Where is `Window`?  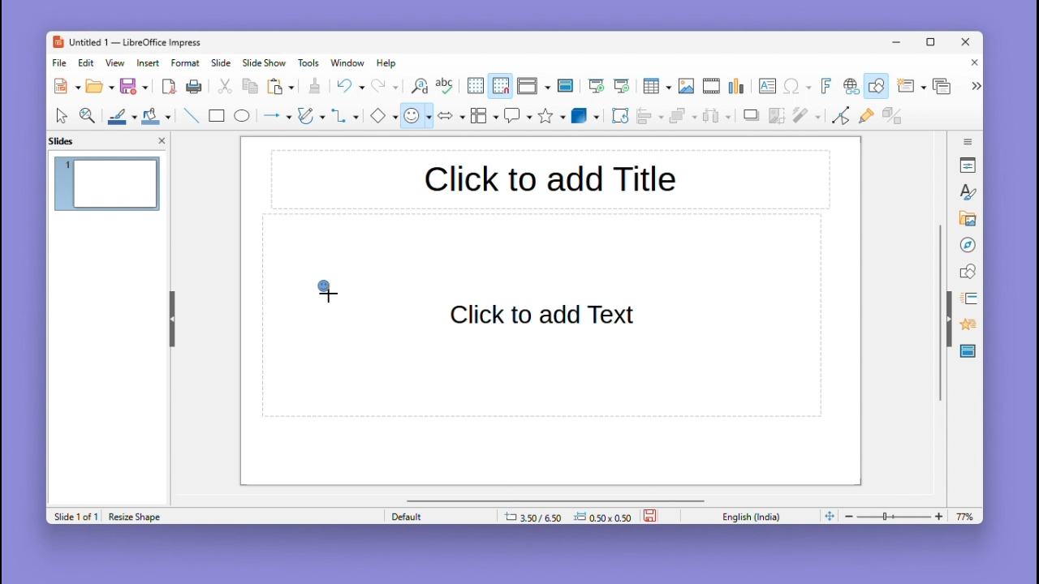
Window is located at coordinates (351, 62).